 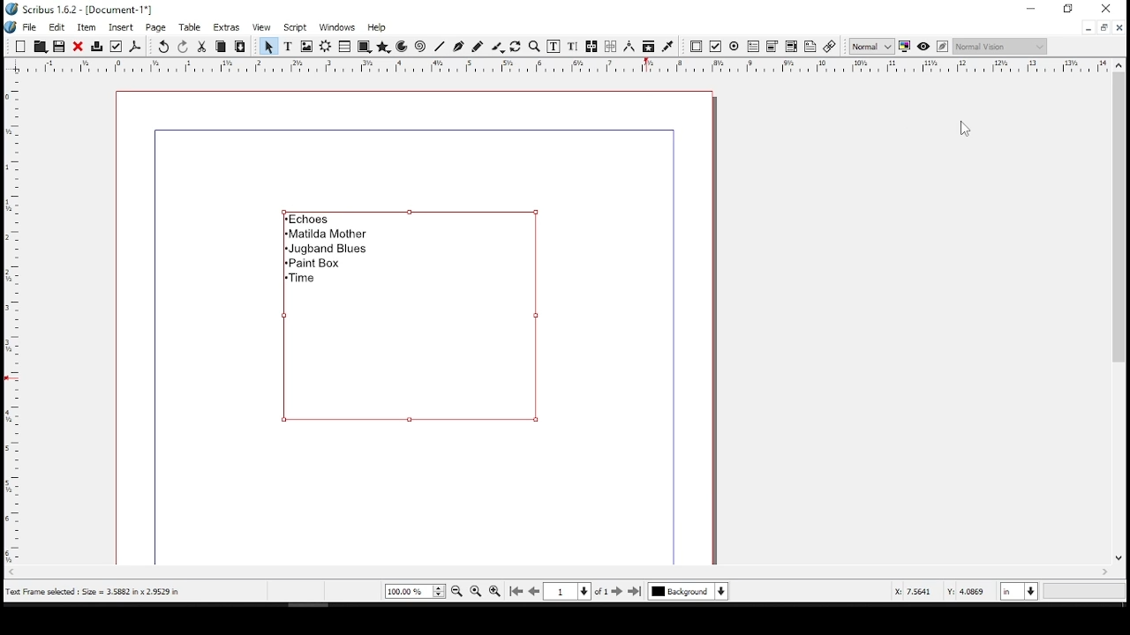 I want to click on script, so click(x=294, y=29).